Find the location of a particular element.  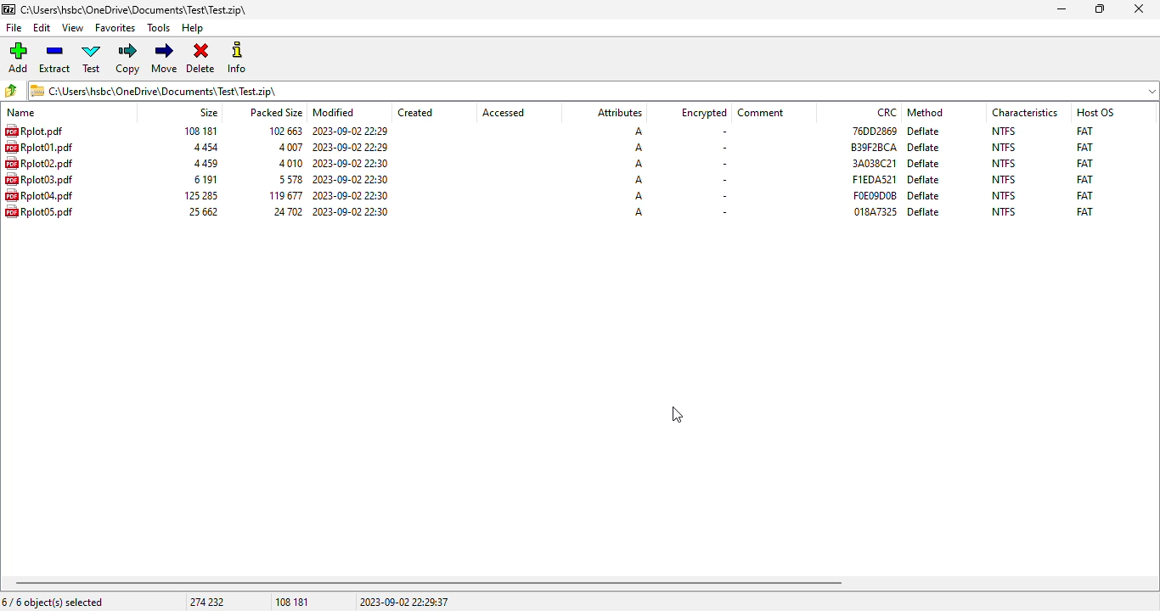

packed size is located at coordinates (284, 211).